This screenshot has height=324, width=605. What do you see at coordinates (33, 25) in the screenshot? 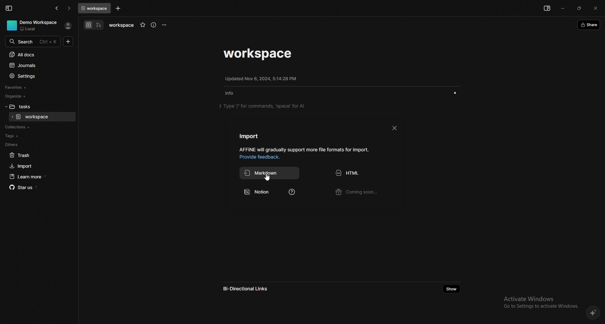
I see `demo workspace` at bounding box center [33, 25].